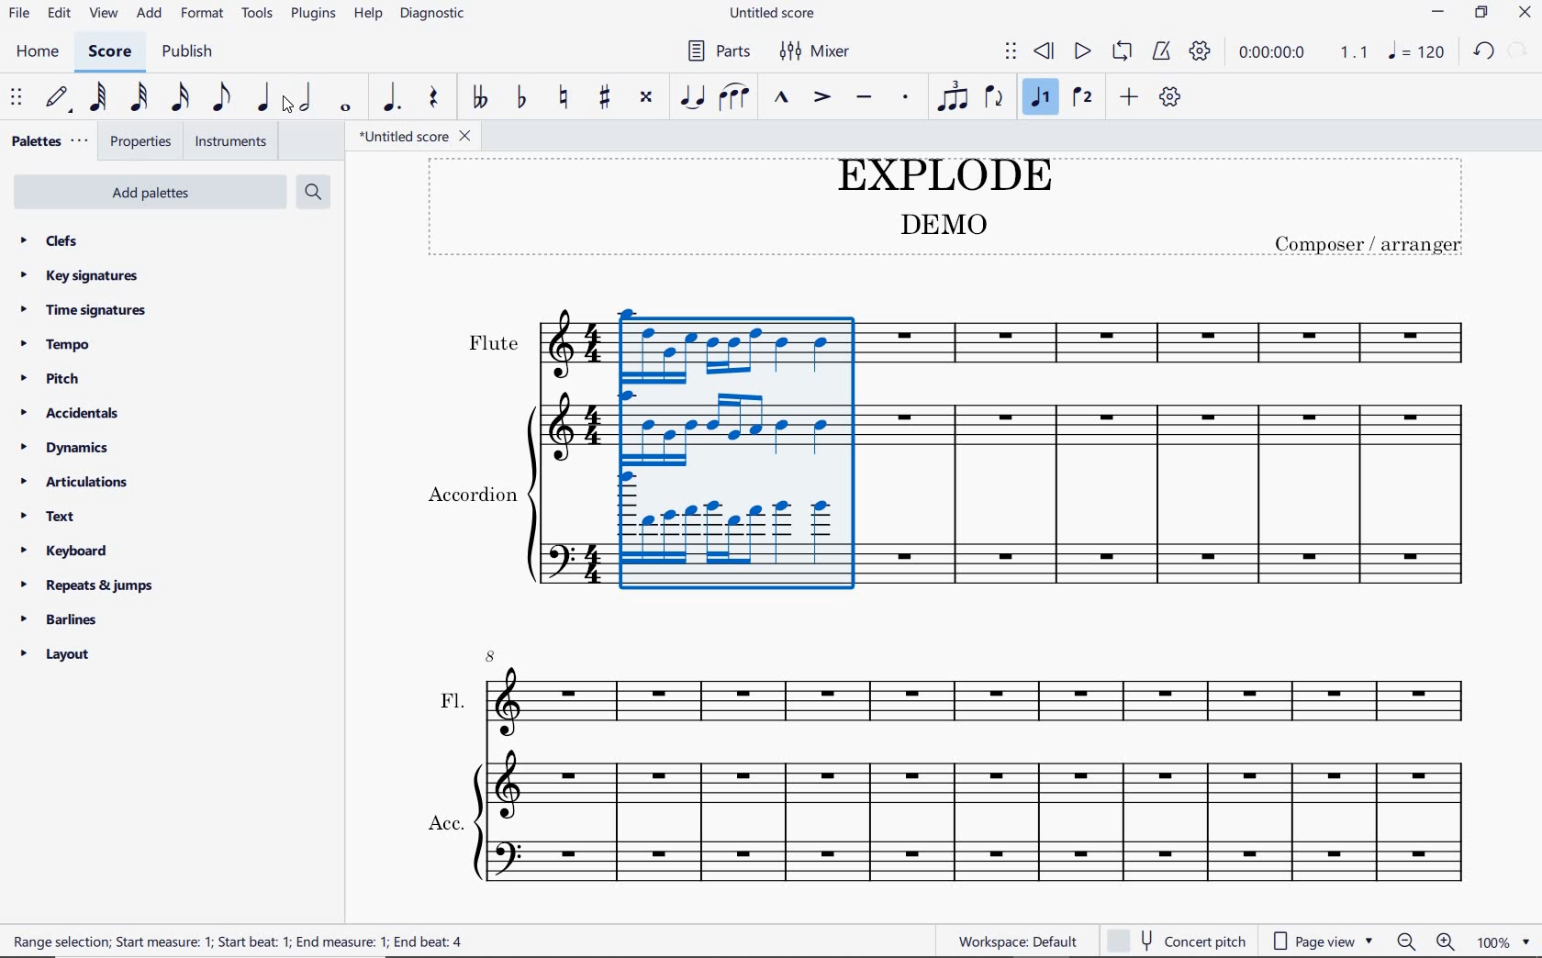  Describe the element at coordinates (521, 98) in the screenshot. I see `toggle flat` at that location.